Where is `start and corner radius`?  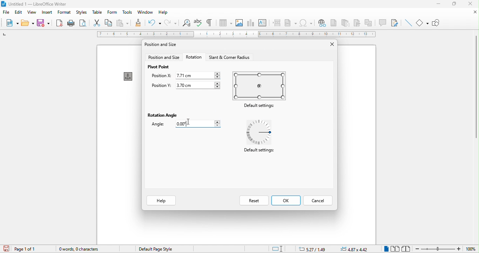 start and corner radius is located at coordinates (230, 56).